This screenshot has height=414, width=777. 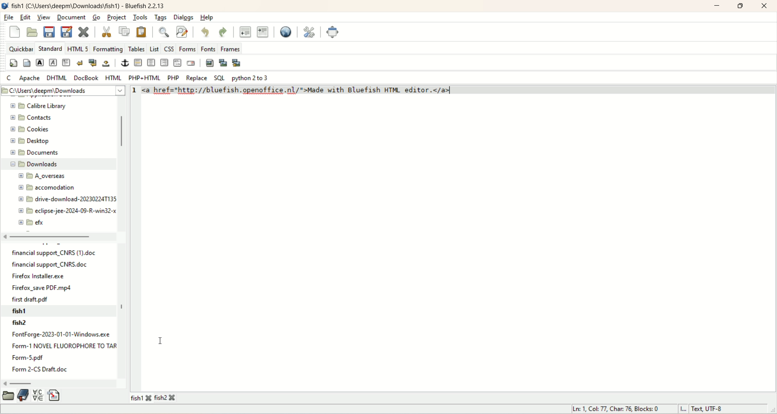 What do you see at coordinates (174, 77) in the screenshot?
I see `PHP` at bounding box center [174, 77].